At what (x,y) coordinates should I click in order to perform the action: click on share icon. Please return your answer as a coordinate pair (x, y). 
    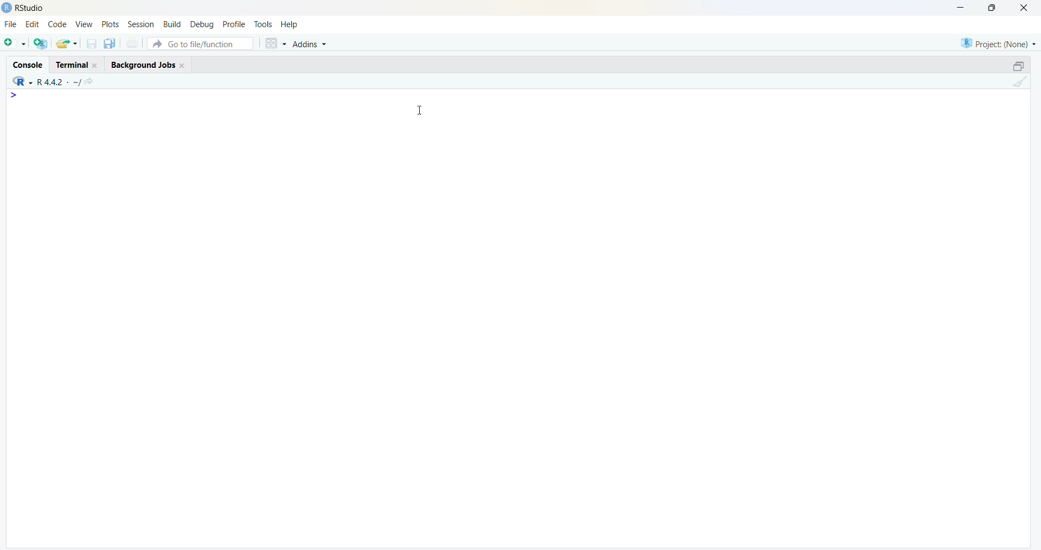
    Looking at the image, I should click on (89, 82).